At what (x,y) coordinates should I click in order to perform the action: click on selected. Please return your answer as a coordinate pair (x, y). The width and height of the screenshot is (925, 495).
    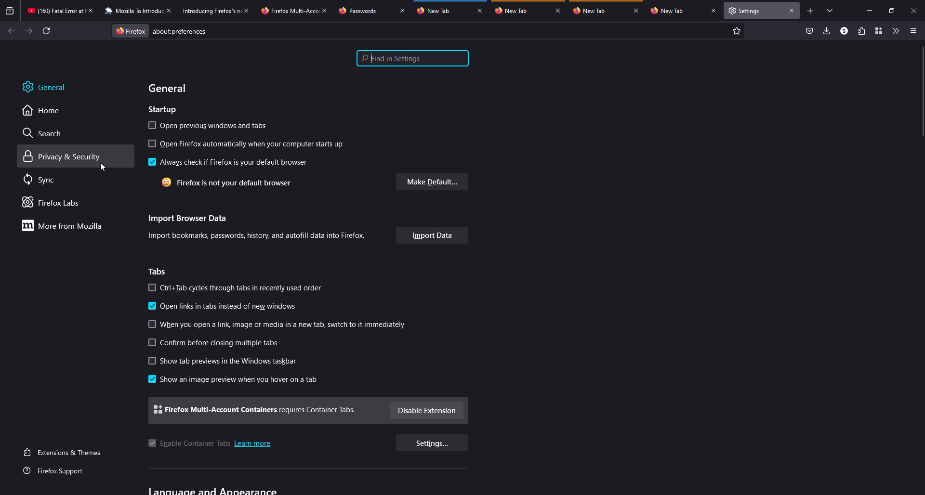
    Looking at the image, I should click on (151, 379).